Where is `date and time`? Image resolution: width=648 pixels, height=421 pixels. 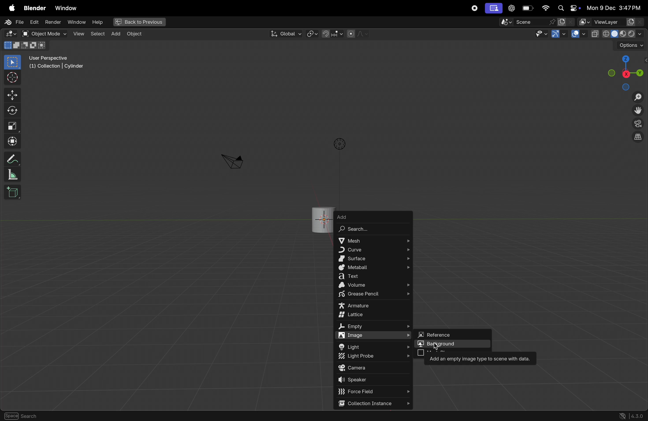
date and time is located at coordinates (614, 8).